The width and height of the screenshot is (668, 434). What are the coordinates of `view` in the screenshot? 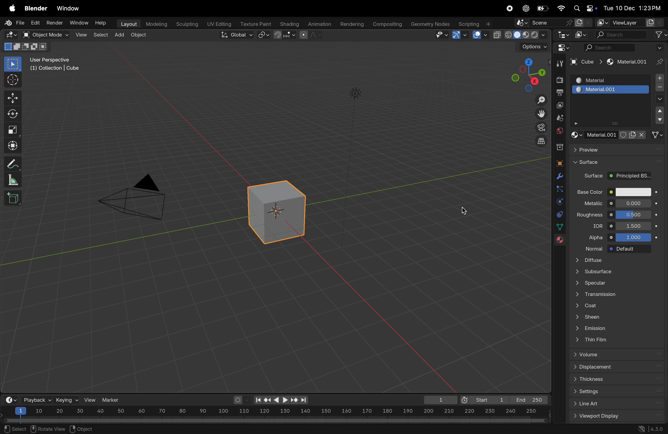 It's located at (90, 400).